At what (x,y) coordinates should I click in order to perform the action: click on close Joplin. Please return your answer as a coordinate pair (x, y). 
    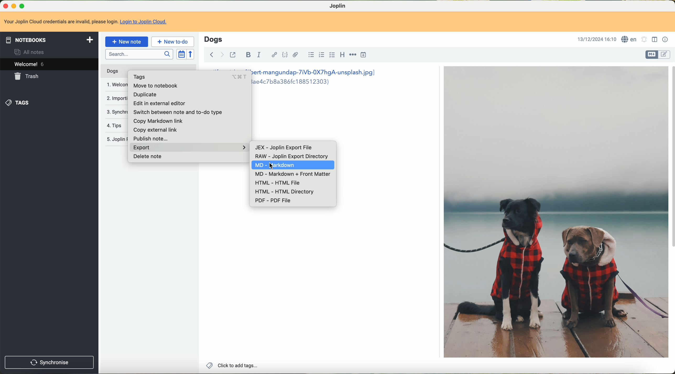
    Looking at the image, I should click on (4, 5).